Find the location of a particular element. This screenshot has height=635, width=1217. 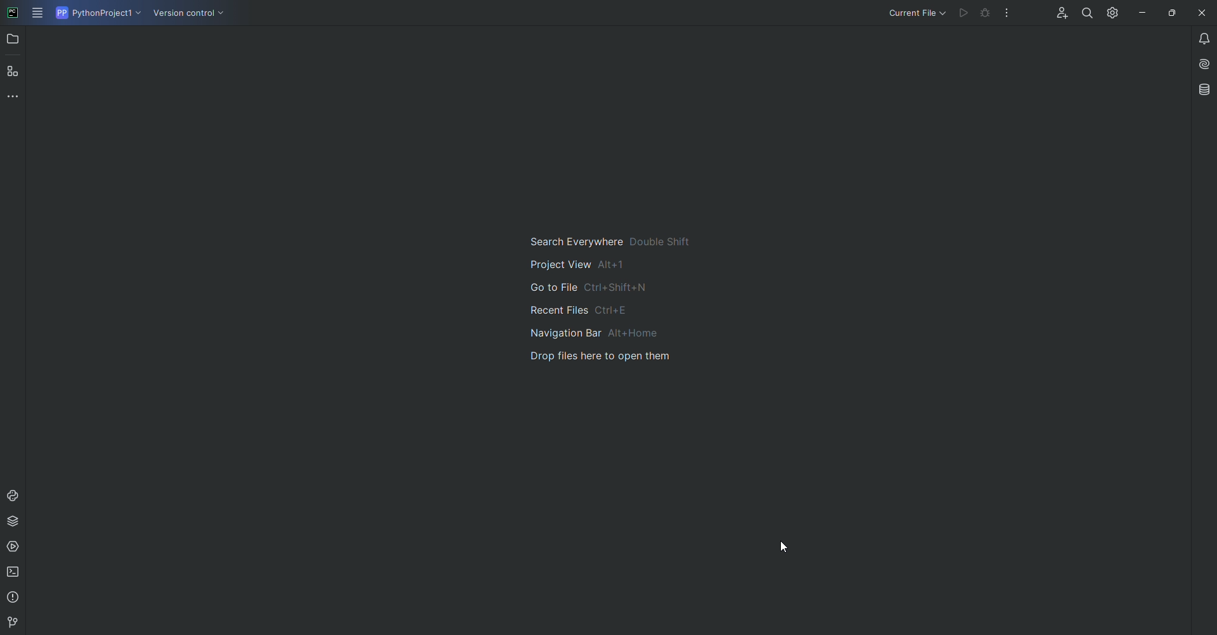

Python project is located at coordinates (97, 13).